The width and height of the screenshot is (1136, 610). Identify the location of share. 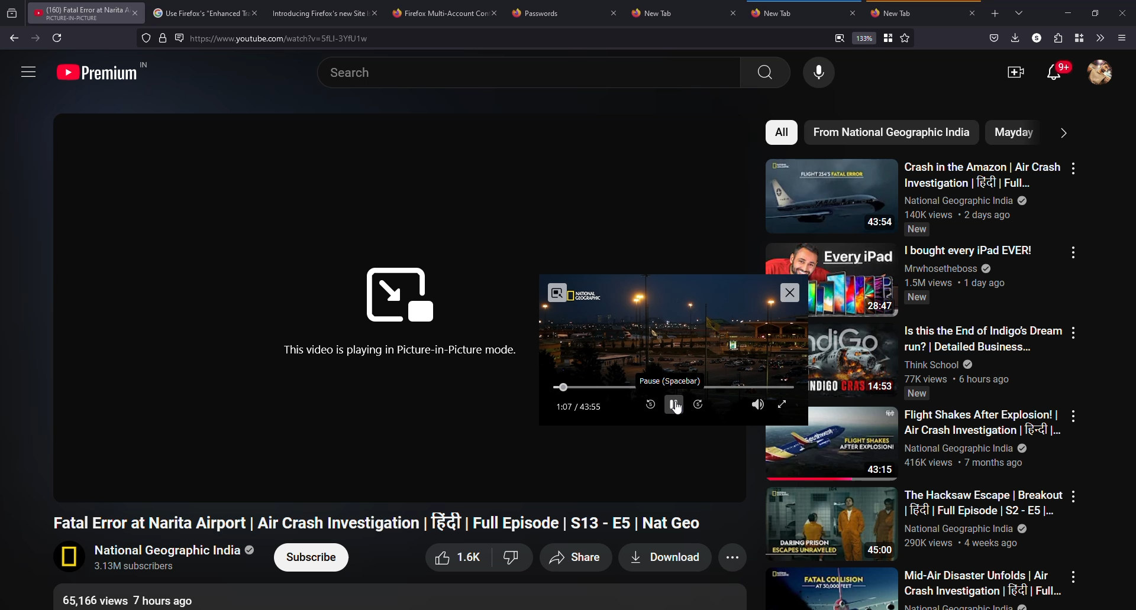
(574, 558).